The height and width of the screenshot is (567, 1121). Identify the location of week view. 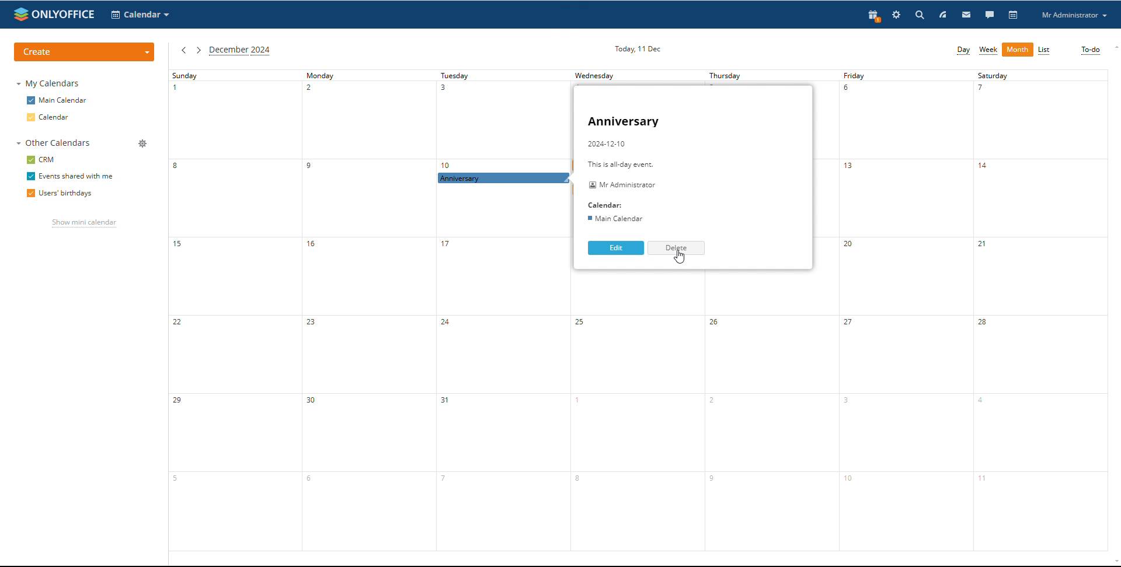
(988, 51).